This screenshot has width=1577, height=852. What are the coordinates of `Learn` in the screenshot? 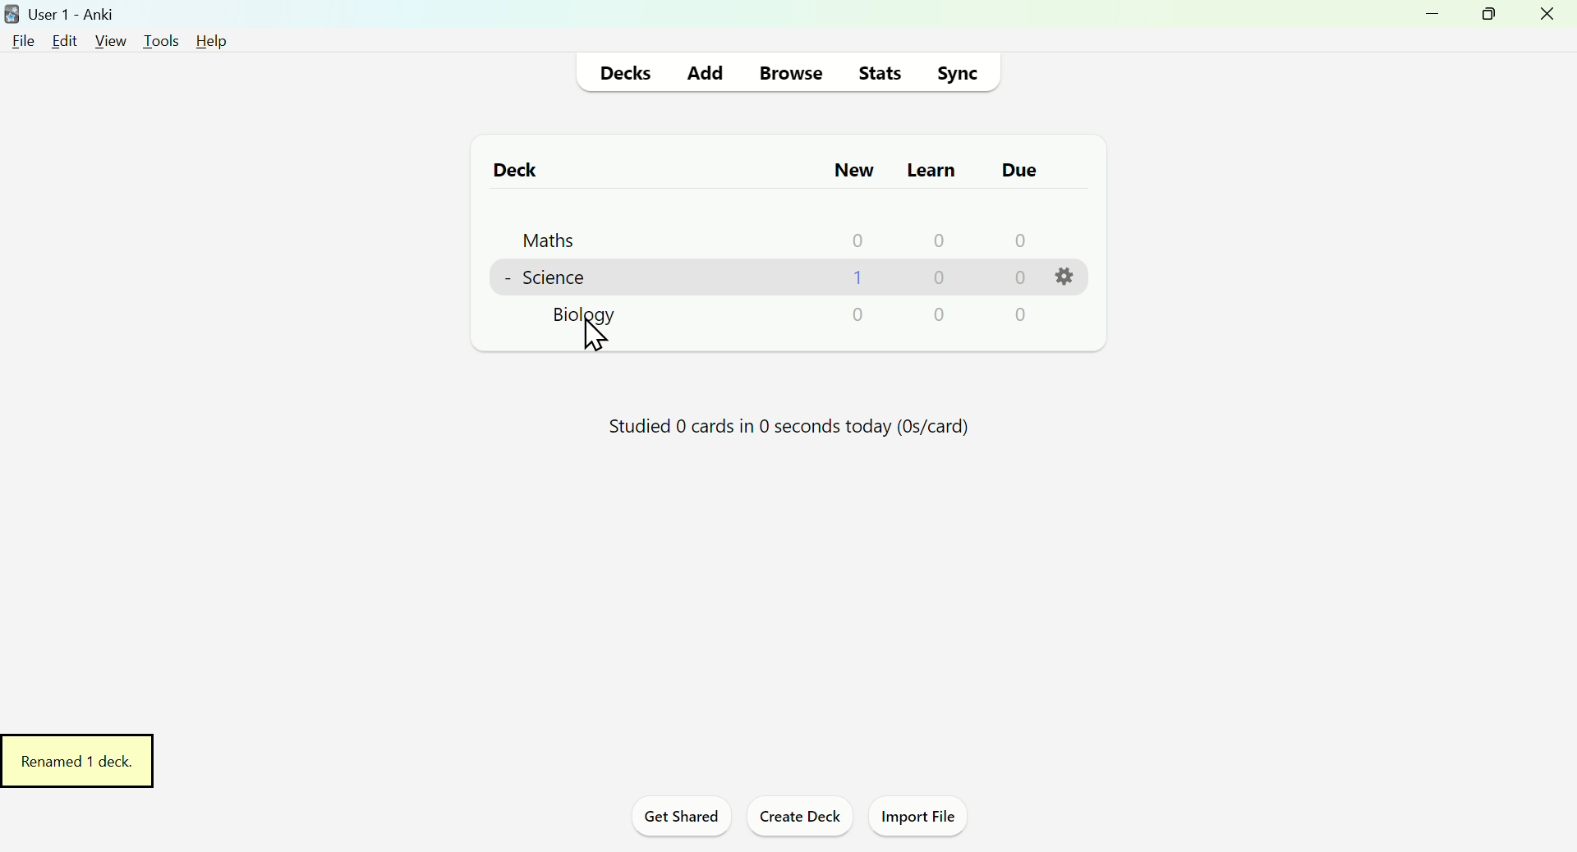 It's located at (930, 166).